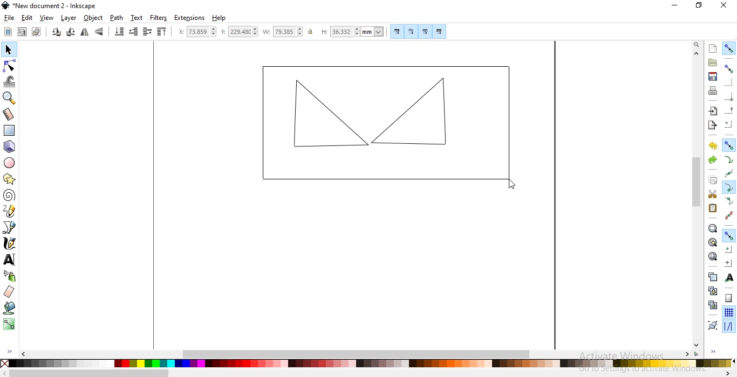  Describe the element at coordinates (8, 324) in the screenshot. I see `create and edit gradients` at that location.